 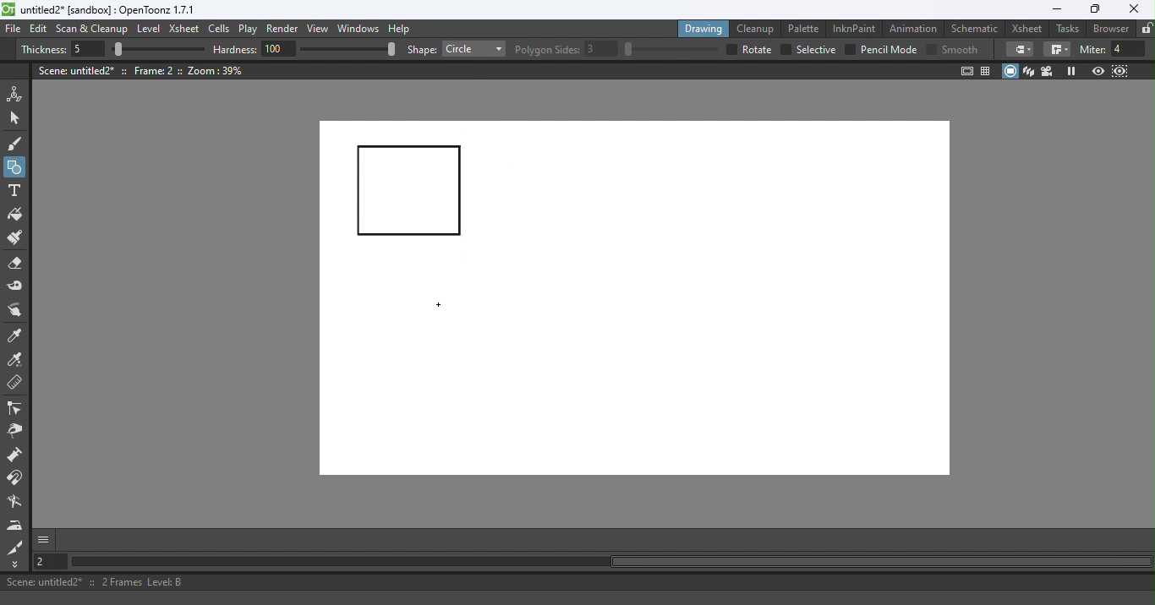 What do you see at coordinates (473, 49) in the screenshot?
I see `Rectangle ` at bounding box center [473, 49].